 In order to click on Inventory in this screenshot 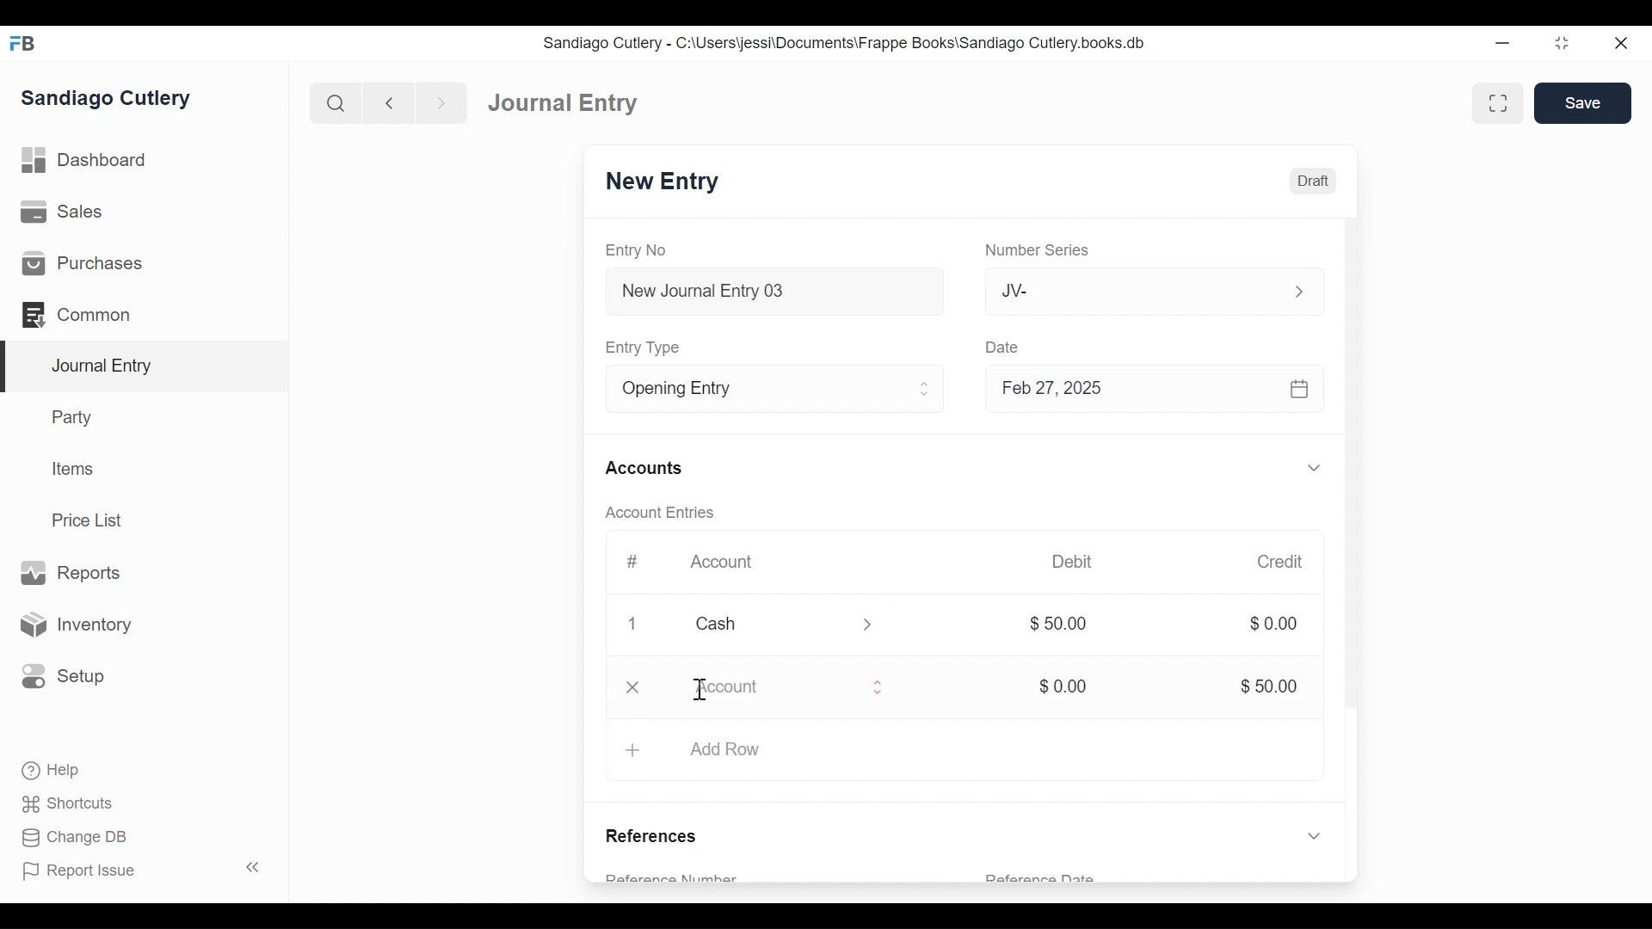, I will do `click(74, 624)`.